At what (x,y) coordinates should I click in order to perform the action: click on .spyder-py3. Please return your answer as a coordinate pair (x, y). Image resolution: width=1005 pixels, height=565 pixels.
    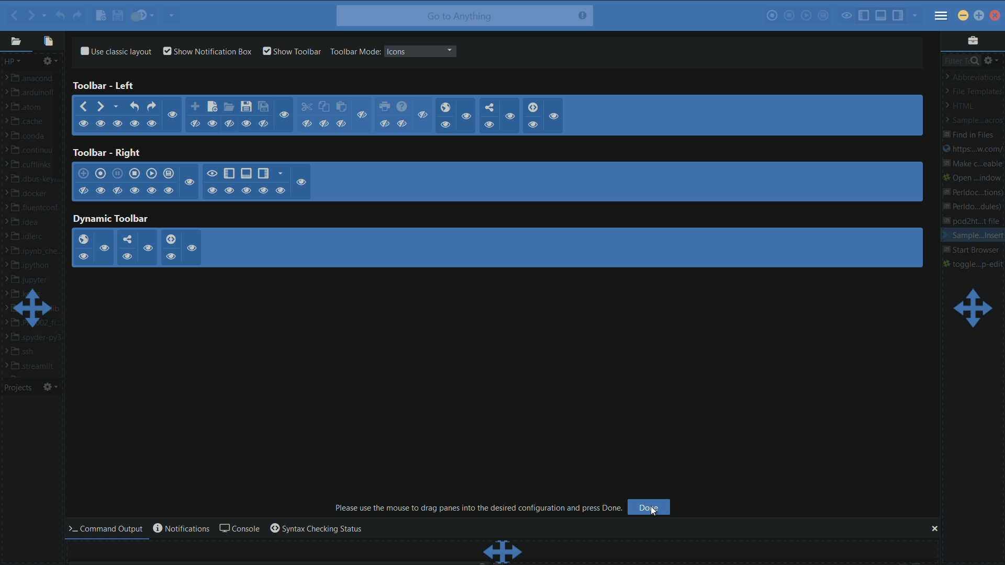
    Looking at the image, I should click on (37, 338).